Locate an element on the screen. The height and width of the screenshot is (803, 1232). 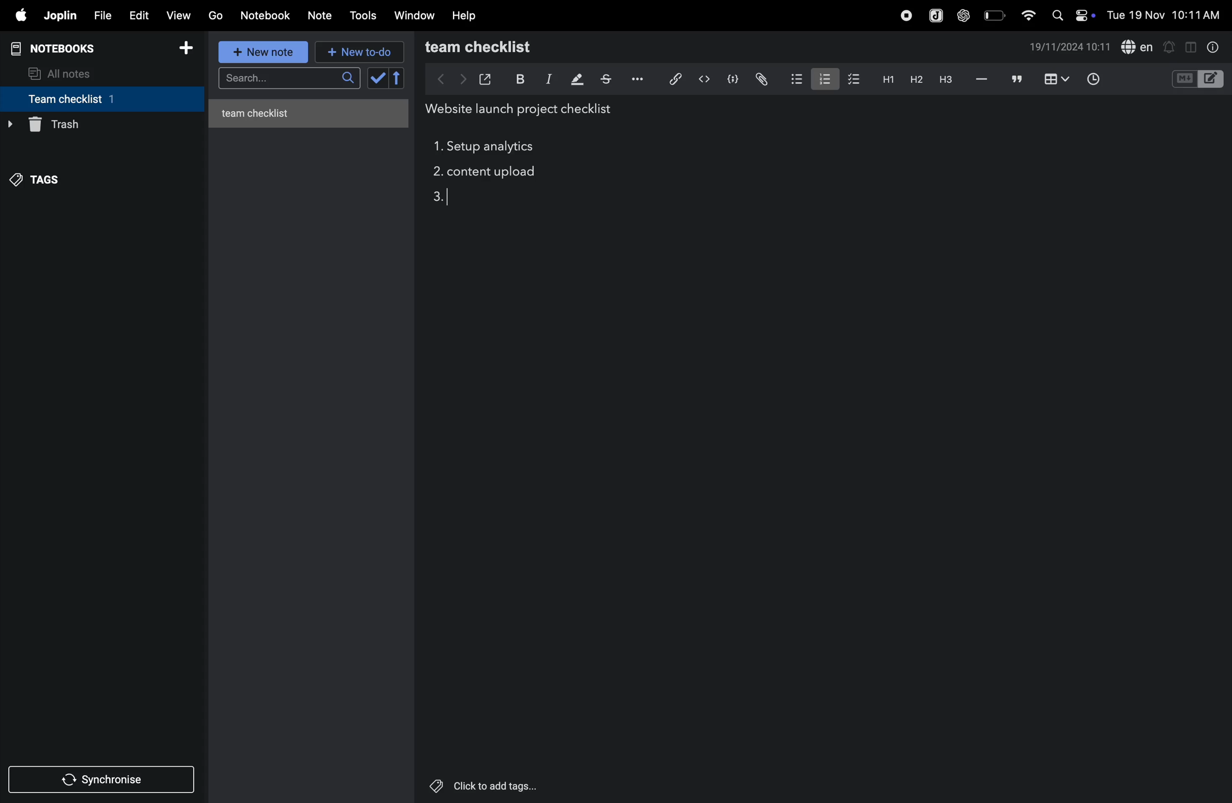
check is located at coordinates (387, 79).